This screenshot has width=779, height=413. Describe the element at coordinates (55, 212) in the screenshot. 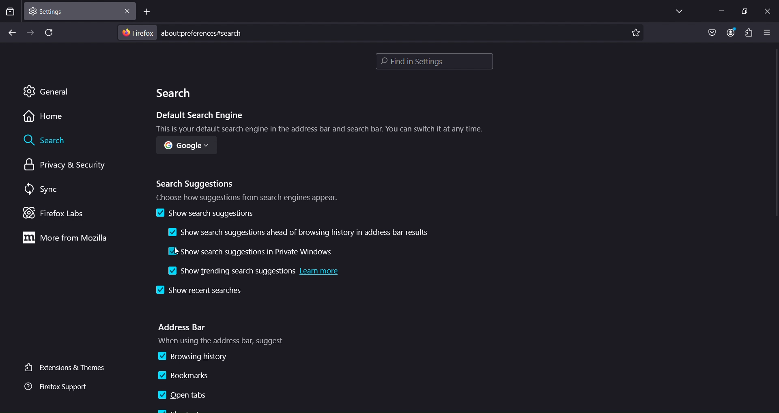

I see `firefox labs` at that location.